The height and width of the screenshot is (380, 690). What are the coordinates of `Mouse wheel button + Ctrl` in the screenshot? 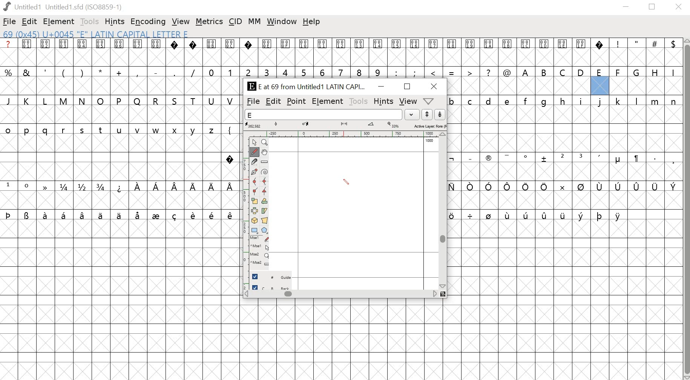 It's located at (259, 263).